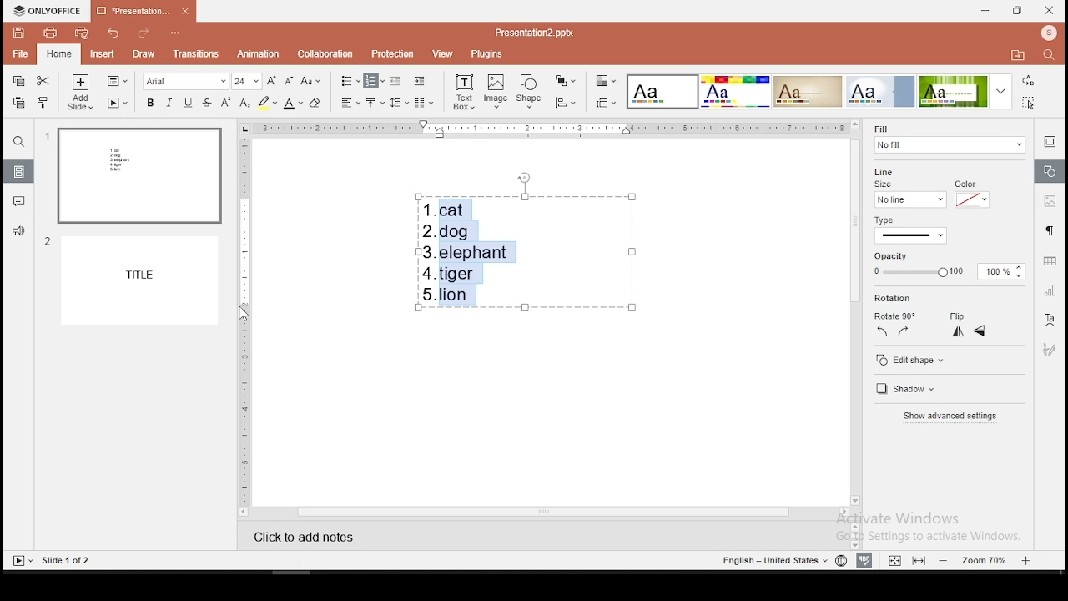 This screenshot has width=1068, height=601. Describe the element at coordinates (663, 92) in the screenshot. I see `theme ` at that location.